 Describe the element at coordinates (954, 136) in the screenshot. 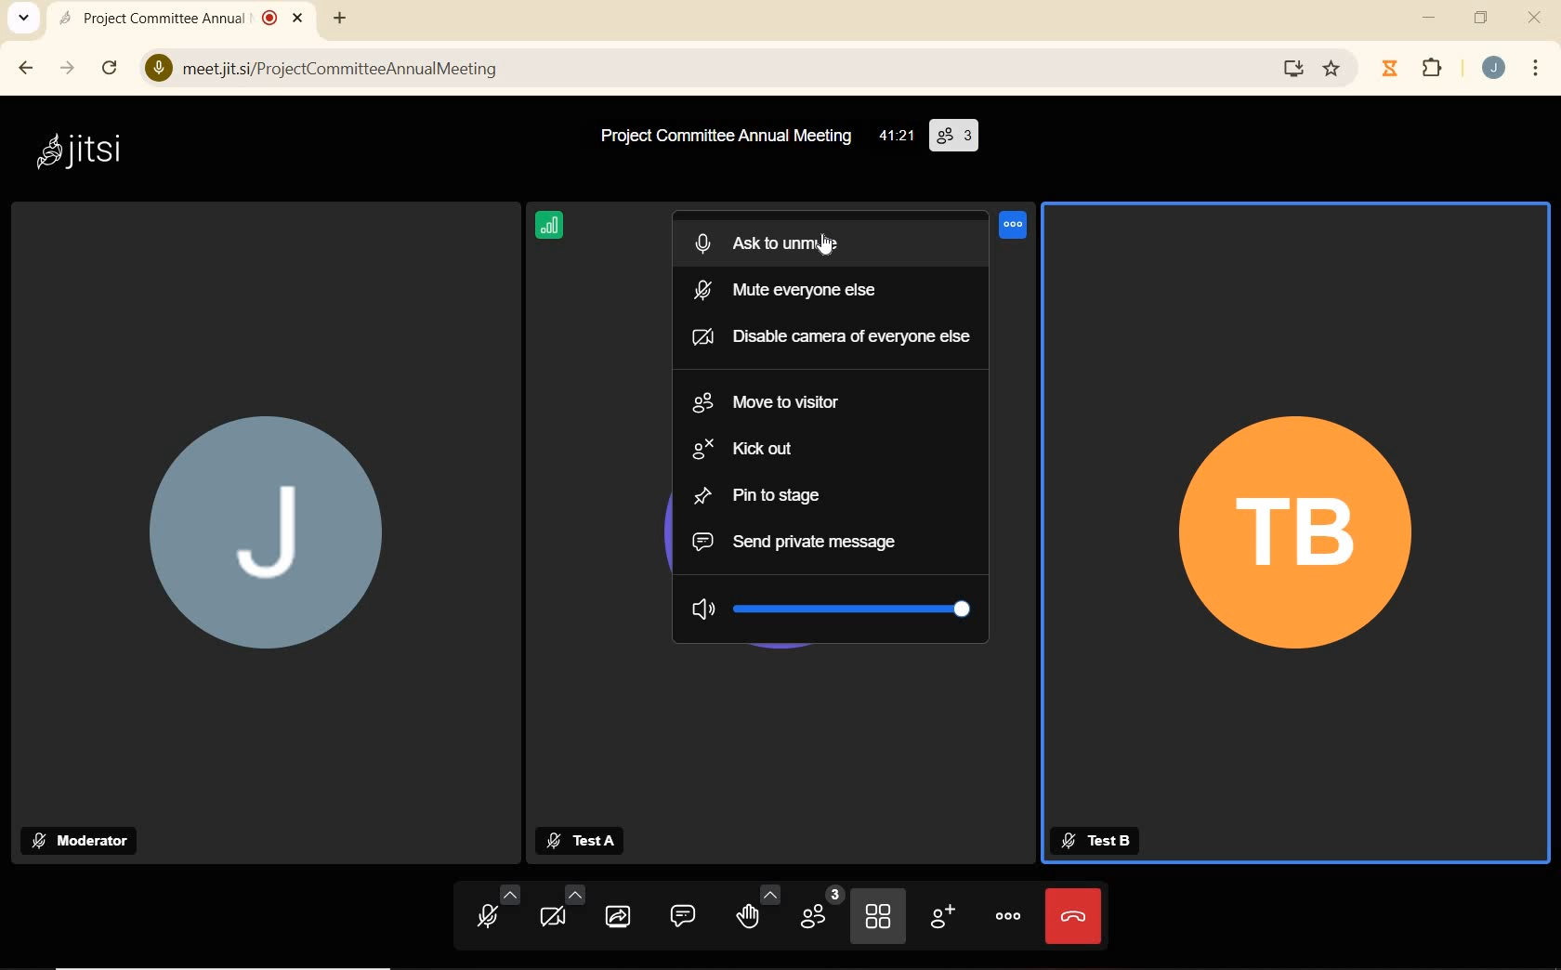

I see `PARTICIPANTS (3)` at that location.